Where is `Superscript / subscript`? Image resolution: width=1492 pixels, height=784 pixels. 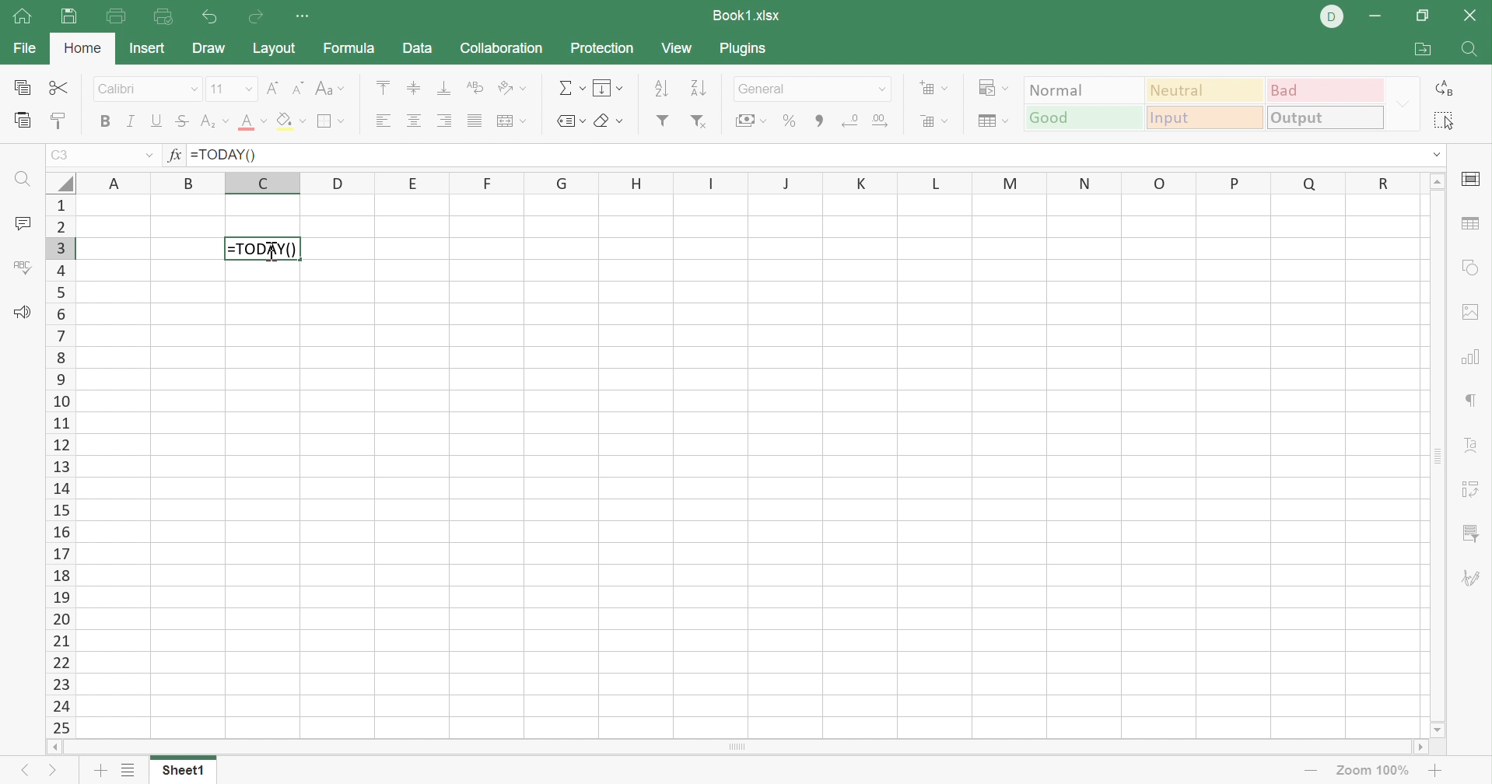
Superscript / subscript is located at coordinates (216, 122).